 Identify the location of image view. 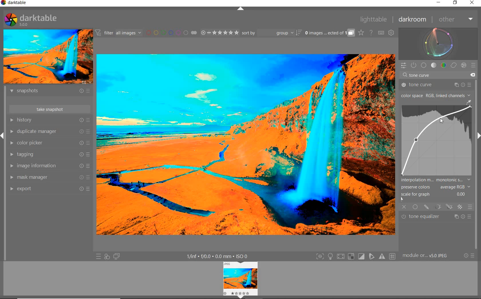
(238, 278).